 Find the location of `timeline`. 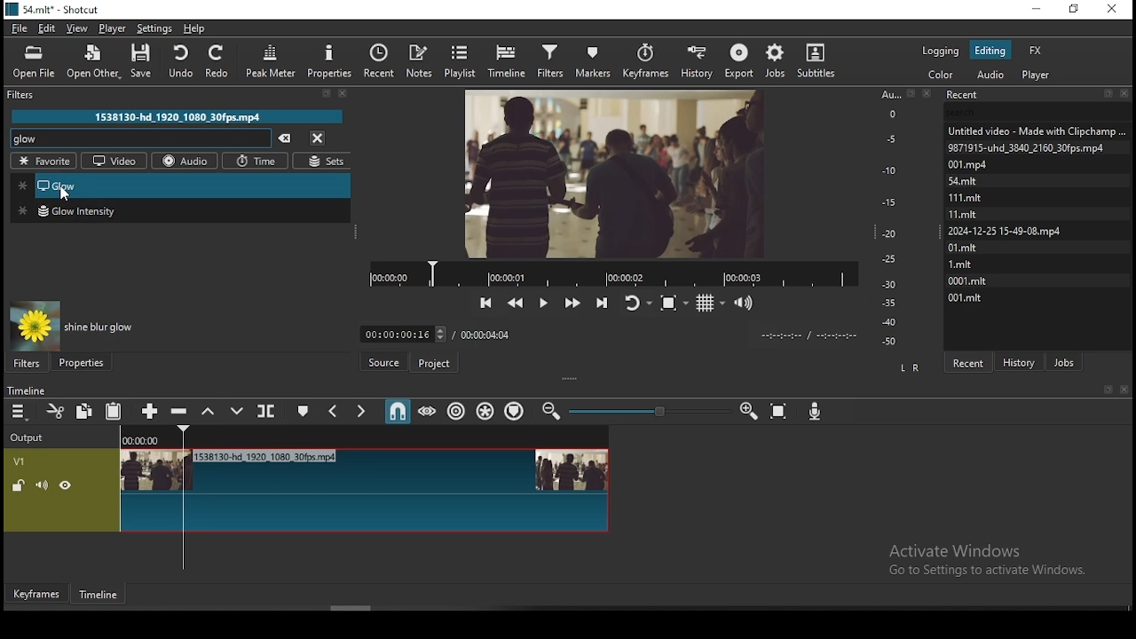

timeline is located at coordinates (509, 59).